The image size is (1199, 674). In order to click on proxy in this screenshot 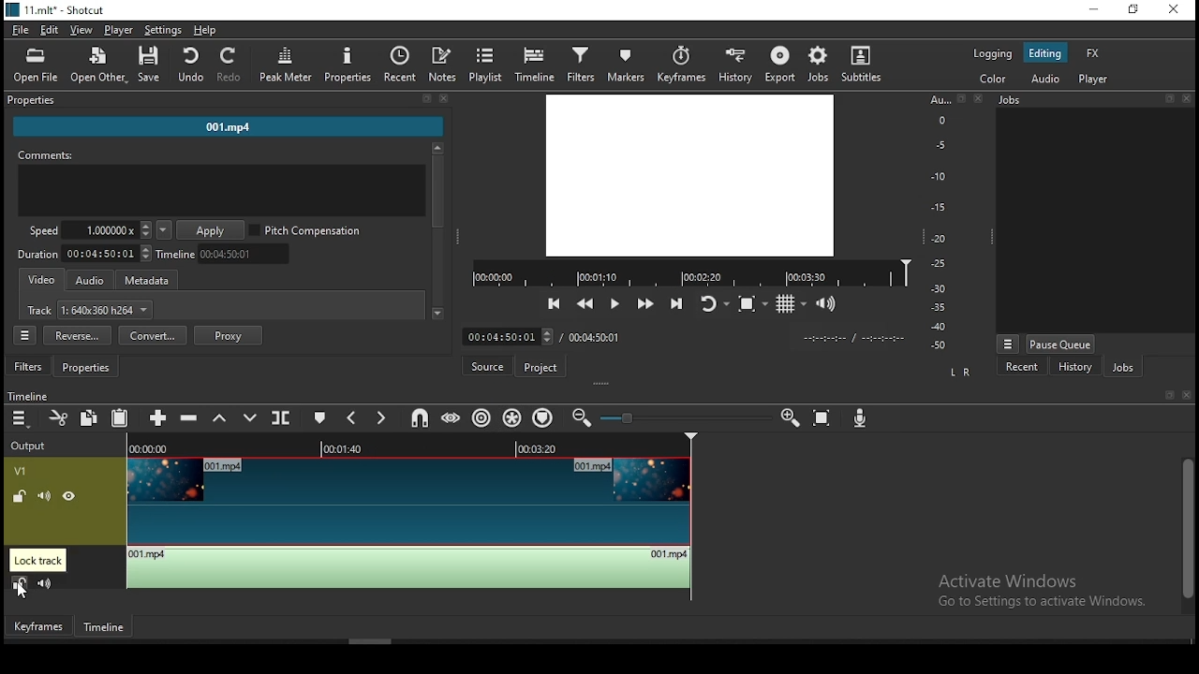, I will do `click(229, 335)`.